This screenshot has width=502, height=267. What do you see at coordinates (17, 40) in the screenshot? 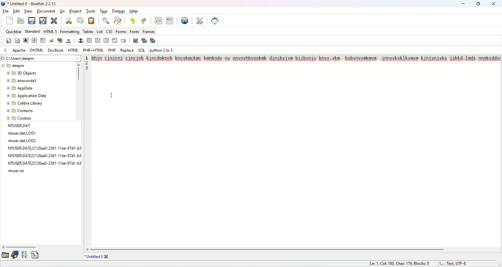
I see `body` at bounding box center [17, 40].